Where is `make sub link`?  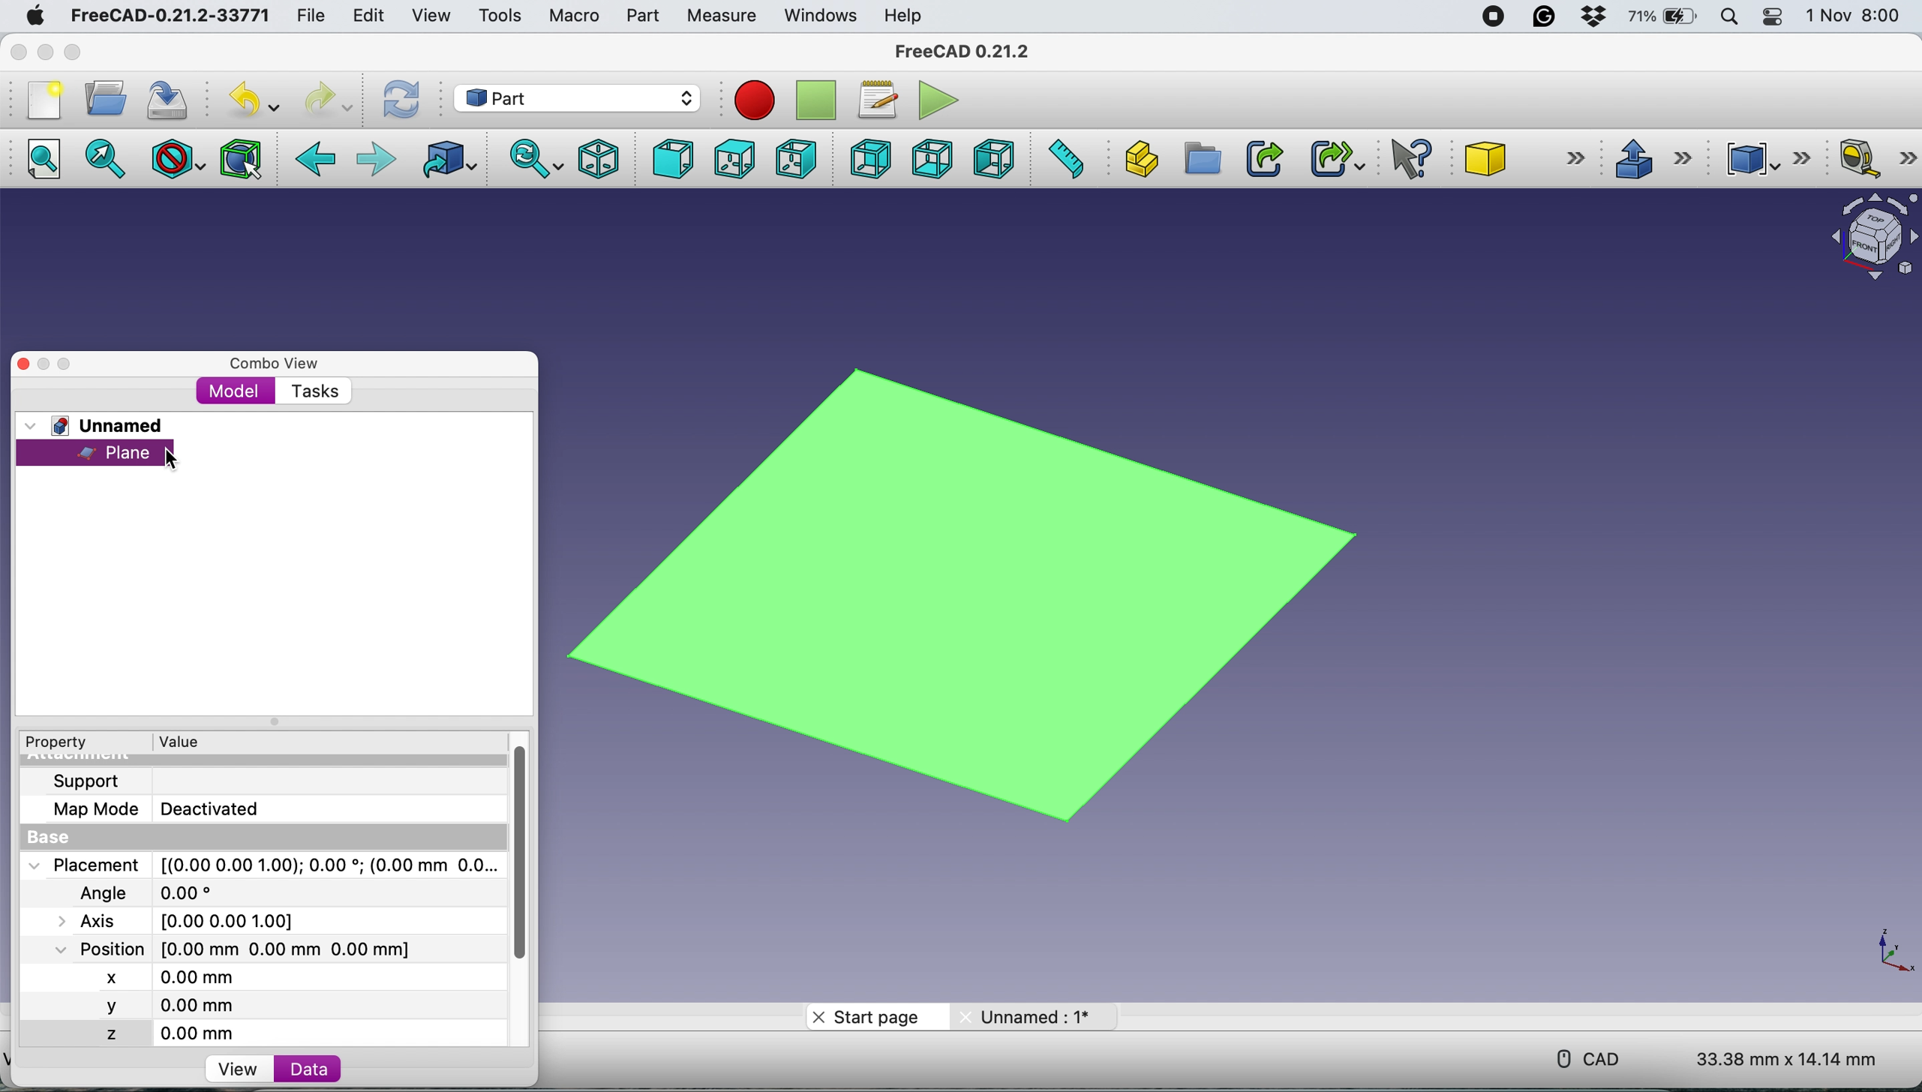 make sub link is located at coordinates (1335, 154).